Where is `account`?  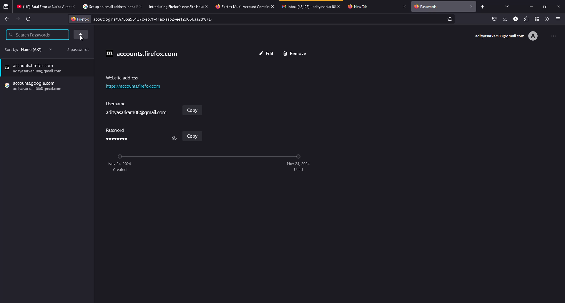
account is located at coordinates (516, 19).